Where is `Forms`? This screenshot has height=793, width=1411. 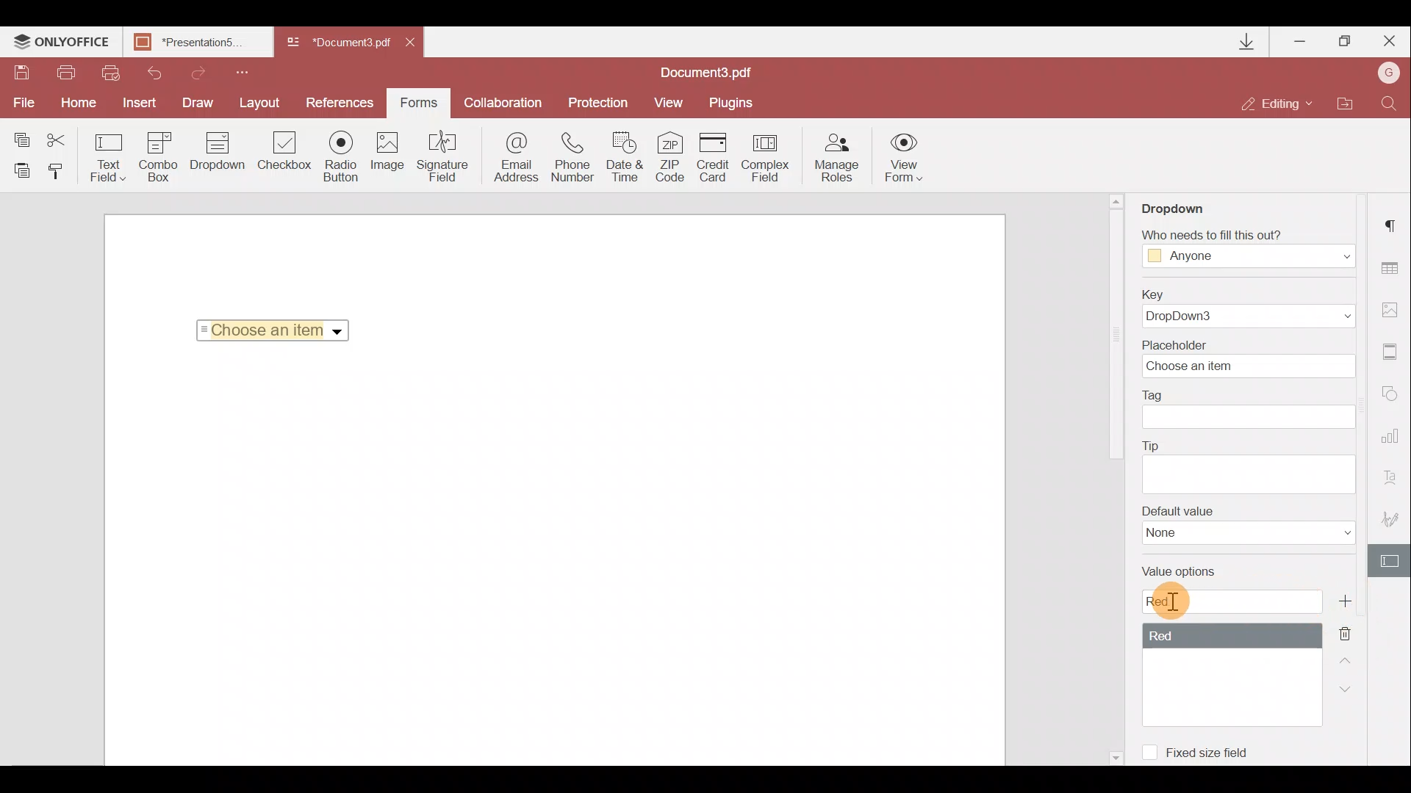 Forms is located at coordinates (419, 103).